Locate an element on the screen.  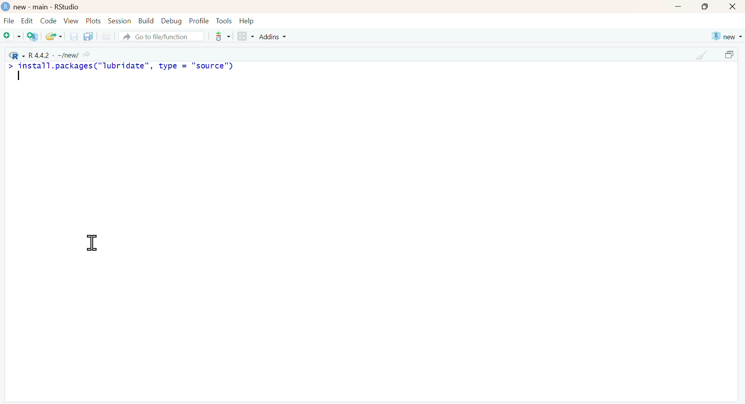
typing cursor is located at coordinates (22, 78).